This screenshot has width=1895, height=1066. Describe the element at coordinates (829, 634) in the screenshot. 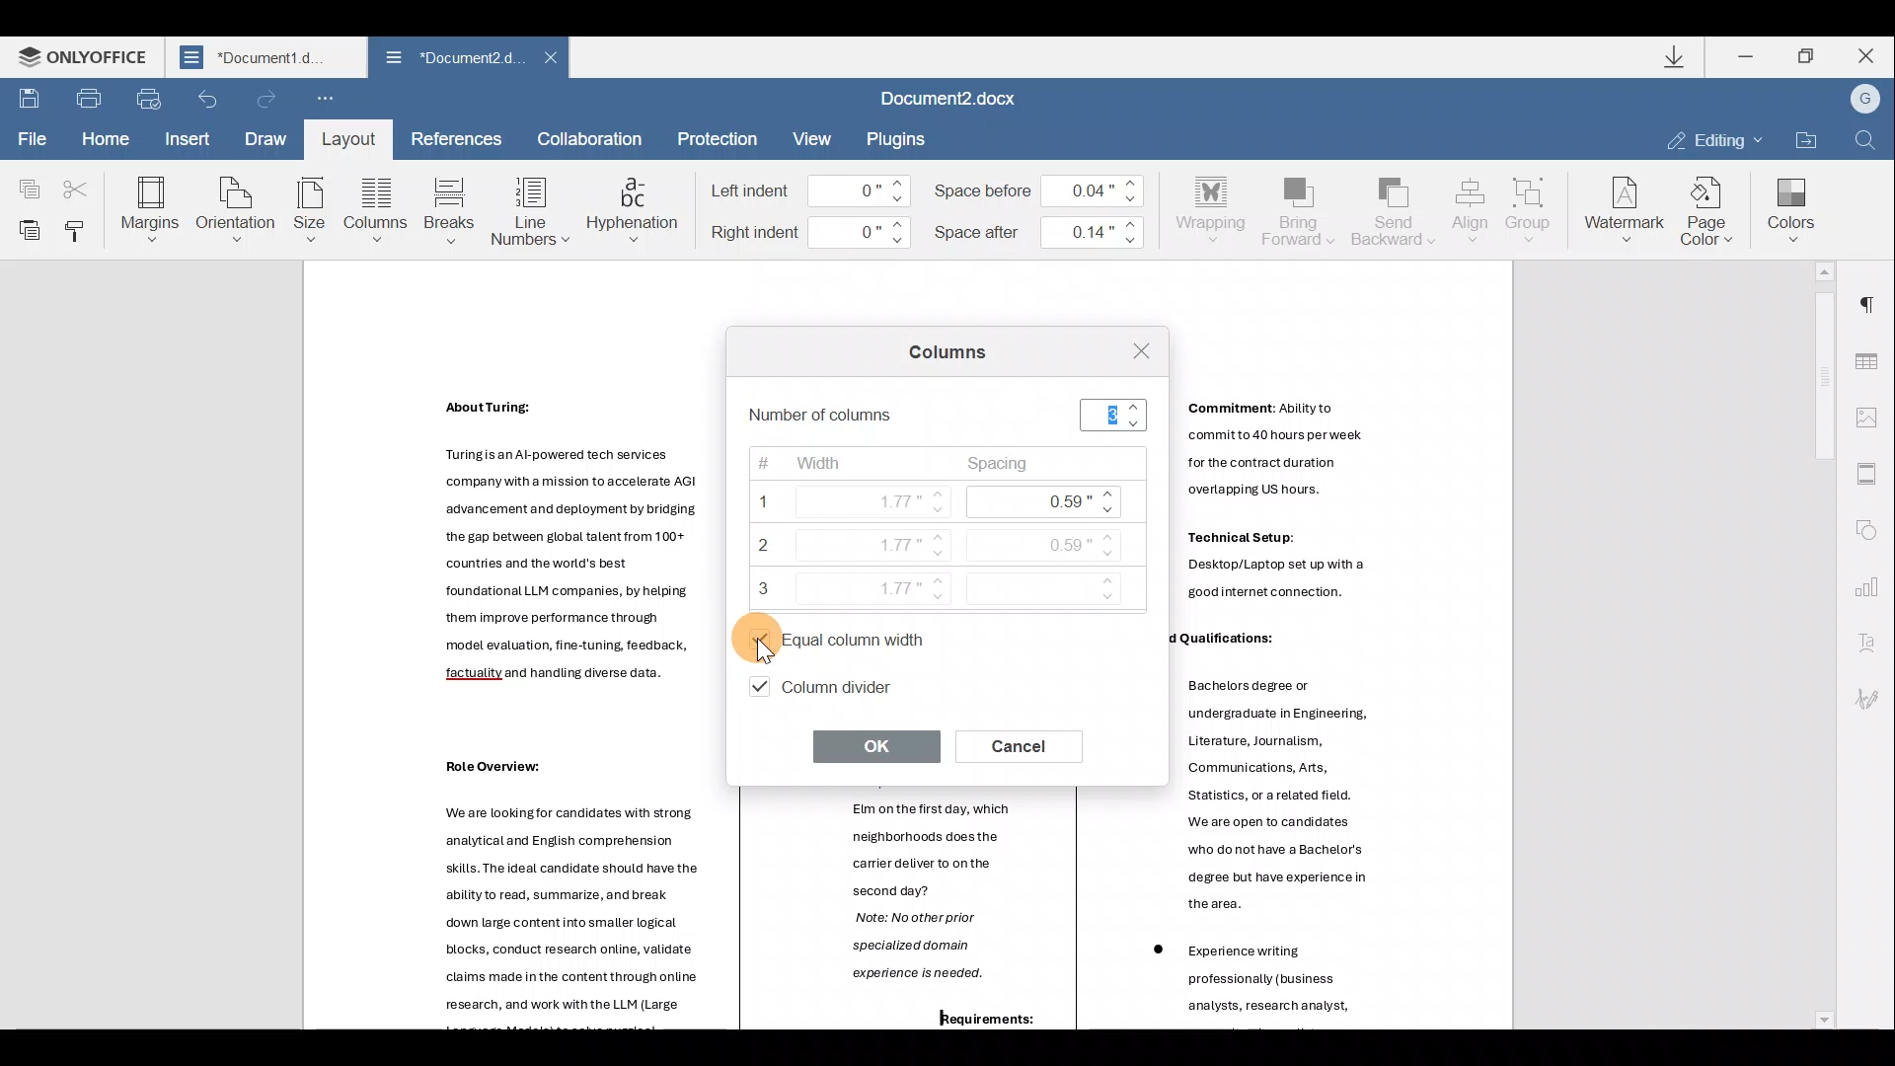

I see `Equal column width` at that location.